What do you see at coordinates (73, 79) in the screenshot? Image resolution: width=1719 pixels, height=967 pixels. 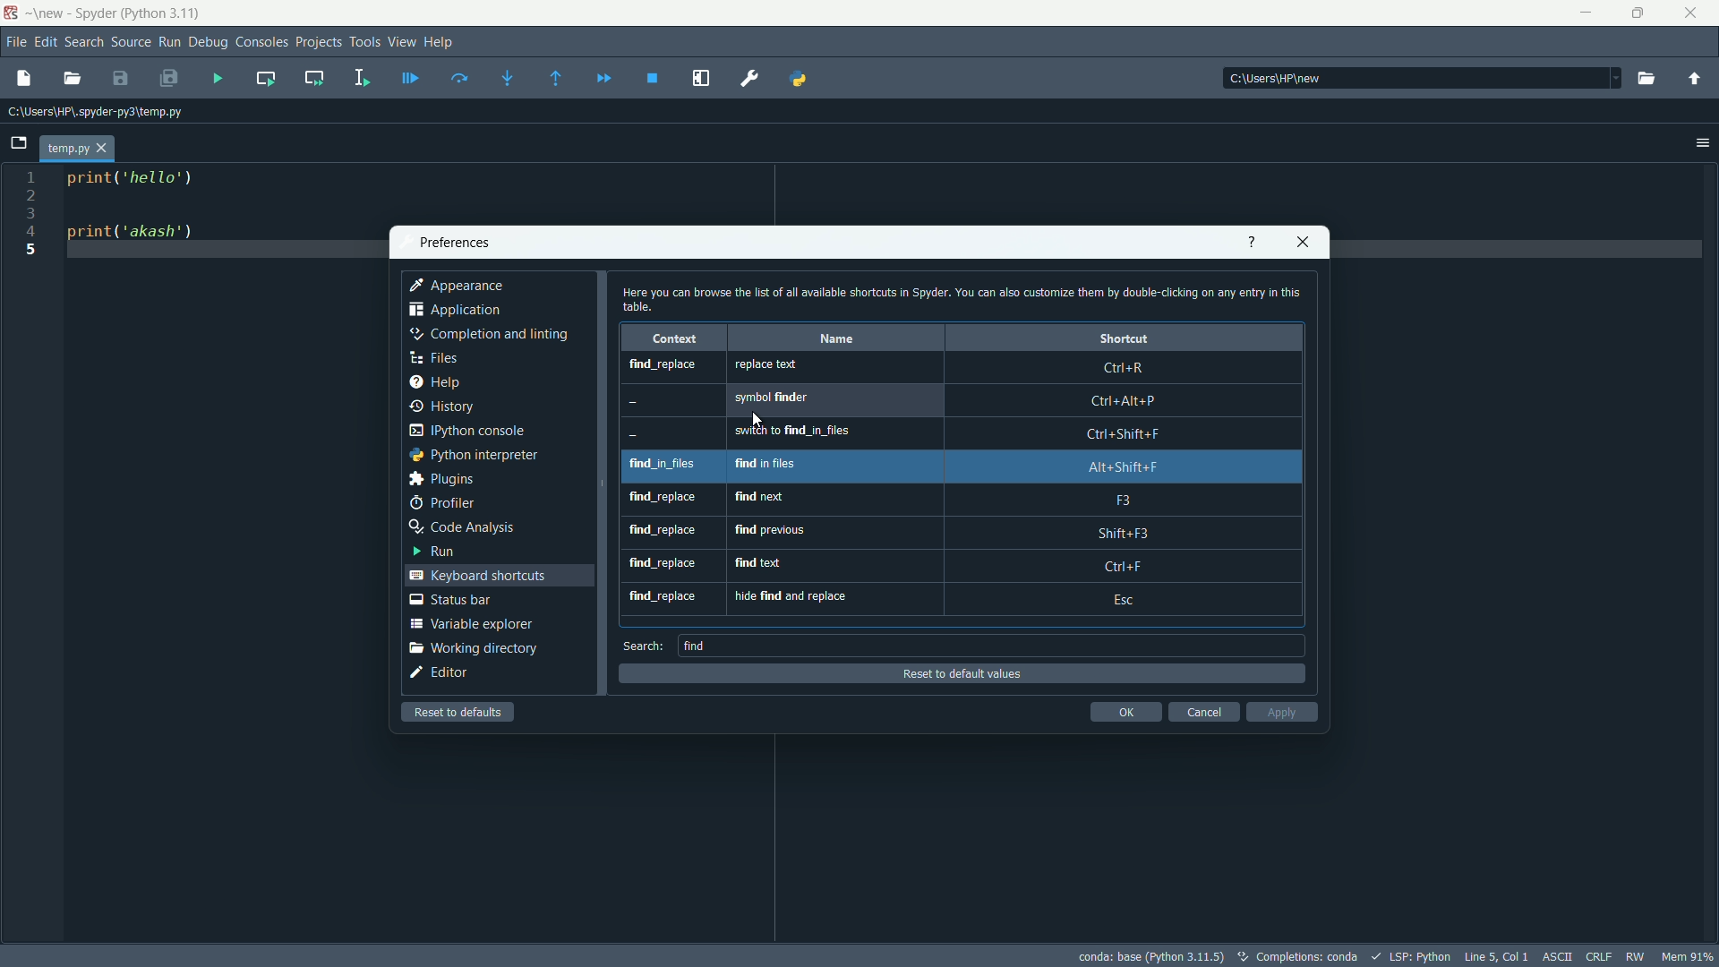 I see `open file` at bounding box center [73, 79].